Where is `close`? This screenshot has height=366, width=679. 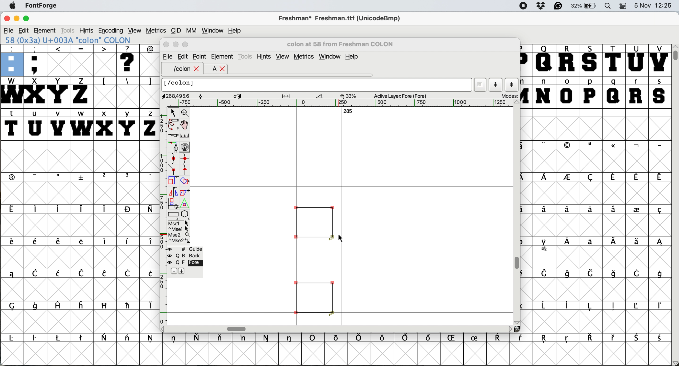 close is located at coordinates (166, 45).